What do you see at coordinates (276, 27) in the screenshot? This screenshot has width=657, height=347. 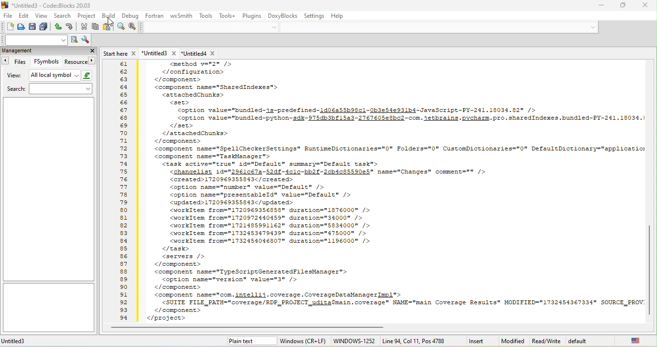 I see `dropdown` at bounding box center [276, 27].